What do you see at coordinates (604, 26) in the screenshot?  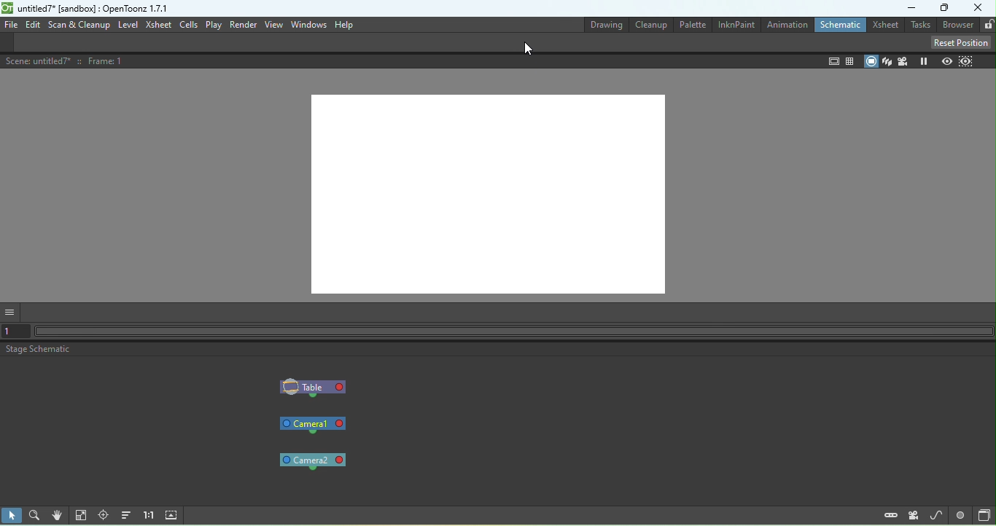 I see `Drawing` at bounding box center [604, 26].